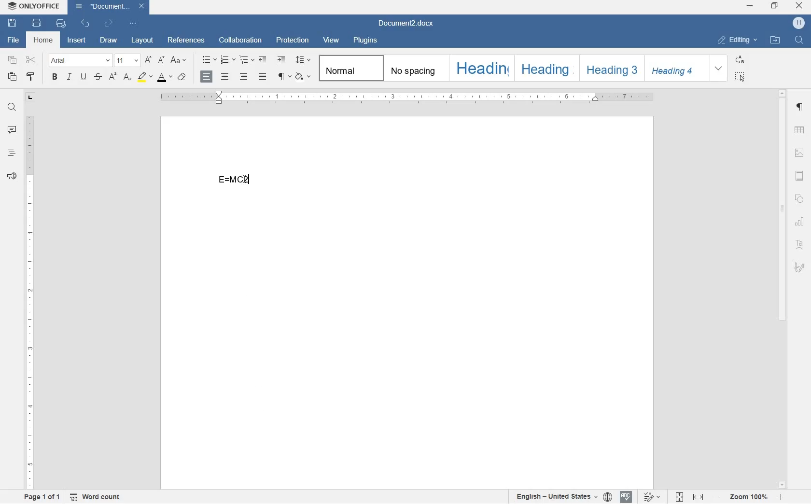 The image size is (811, 504). Describe the element at coordinates (14, 78) in the screenshot. I see `paste` at that location.